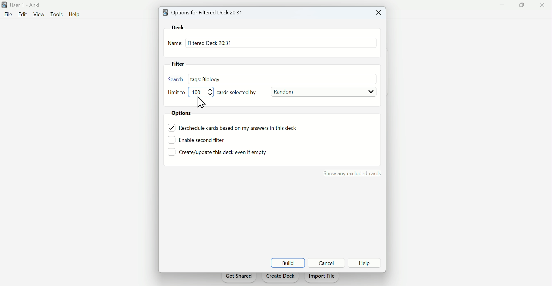 The width and height of the screenshot is (552, 286). I want to click on Close tab, so click(377, 13).